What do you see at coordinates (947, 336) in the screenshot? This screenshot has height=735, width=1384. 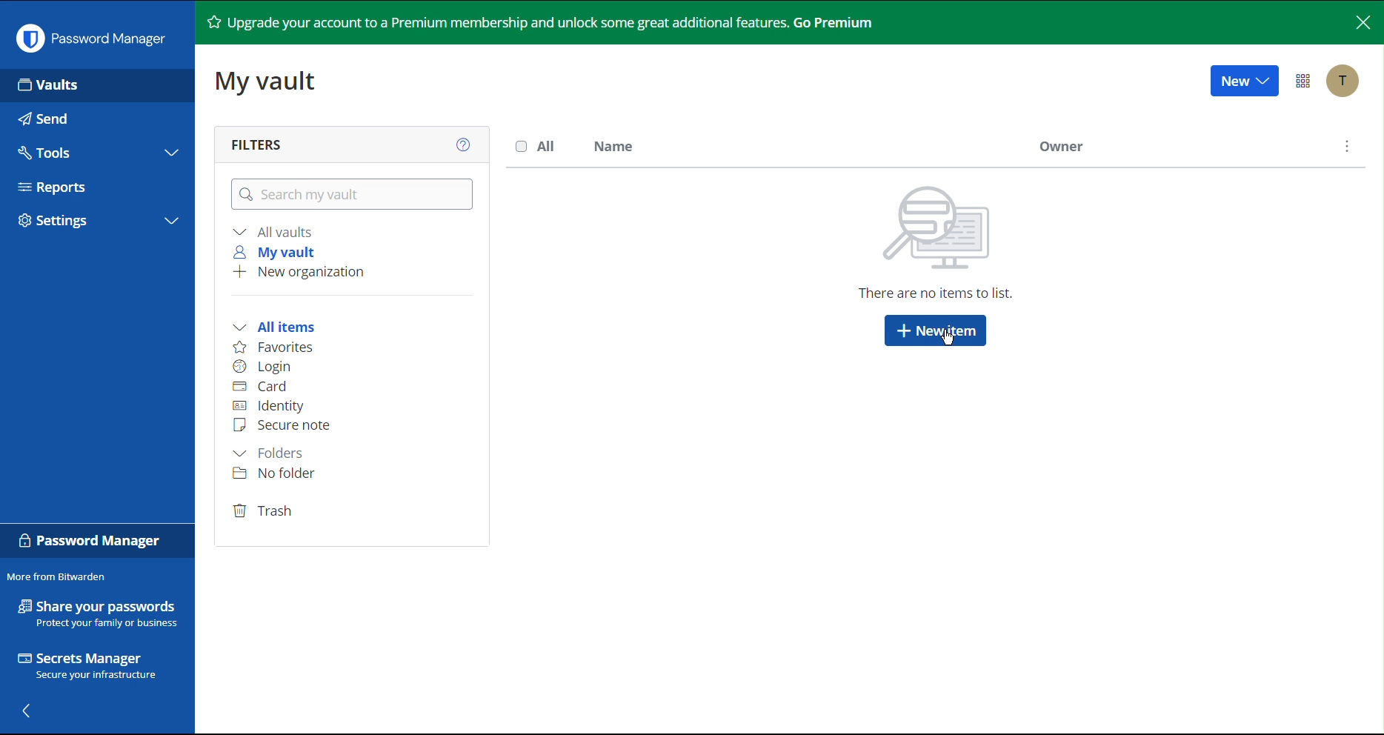 I see `Cursor` at bounding box center [947, 336].